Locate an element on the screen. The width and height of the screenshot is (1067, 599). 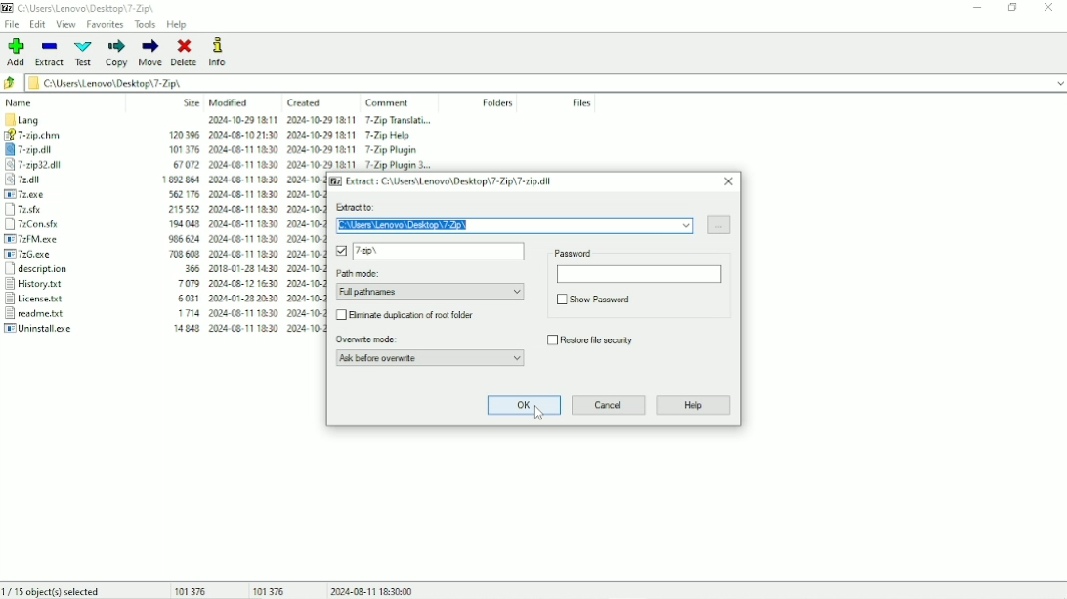
7-zip.dll is located at coordinates (56, 150).